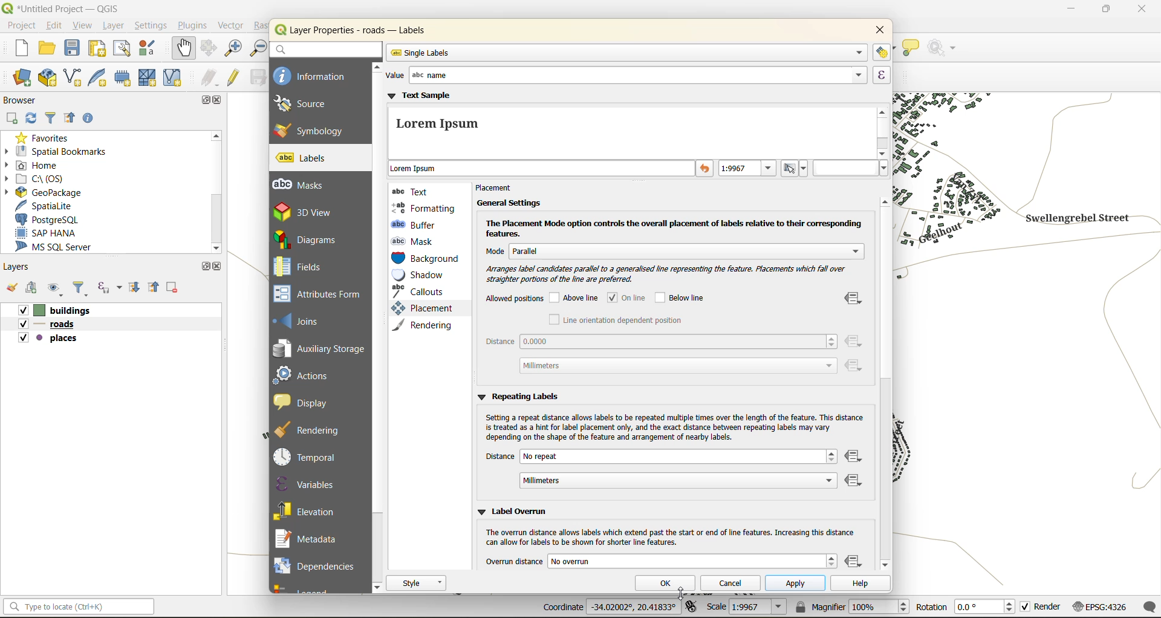 The width and height of the screenshot is (1161, 618). Describe the element at coordinates (181, 48) in the screenshot. I see `pan map` at that location.